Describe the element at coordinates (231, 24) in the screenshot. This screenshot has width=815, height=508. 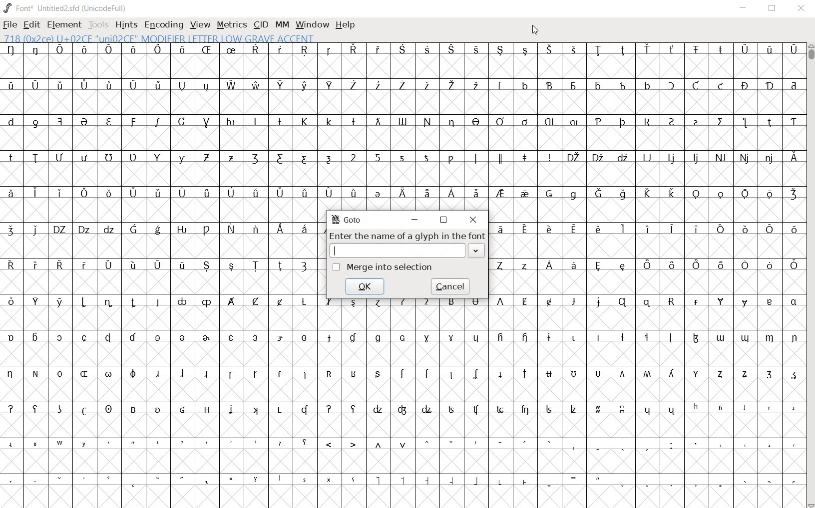
I see `metrics` at that location.